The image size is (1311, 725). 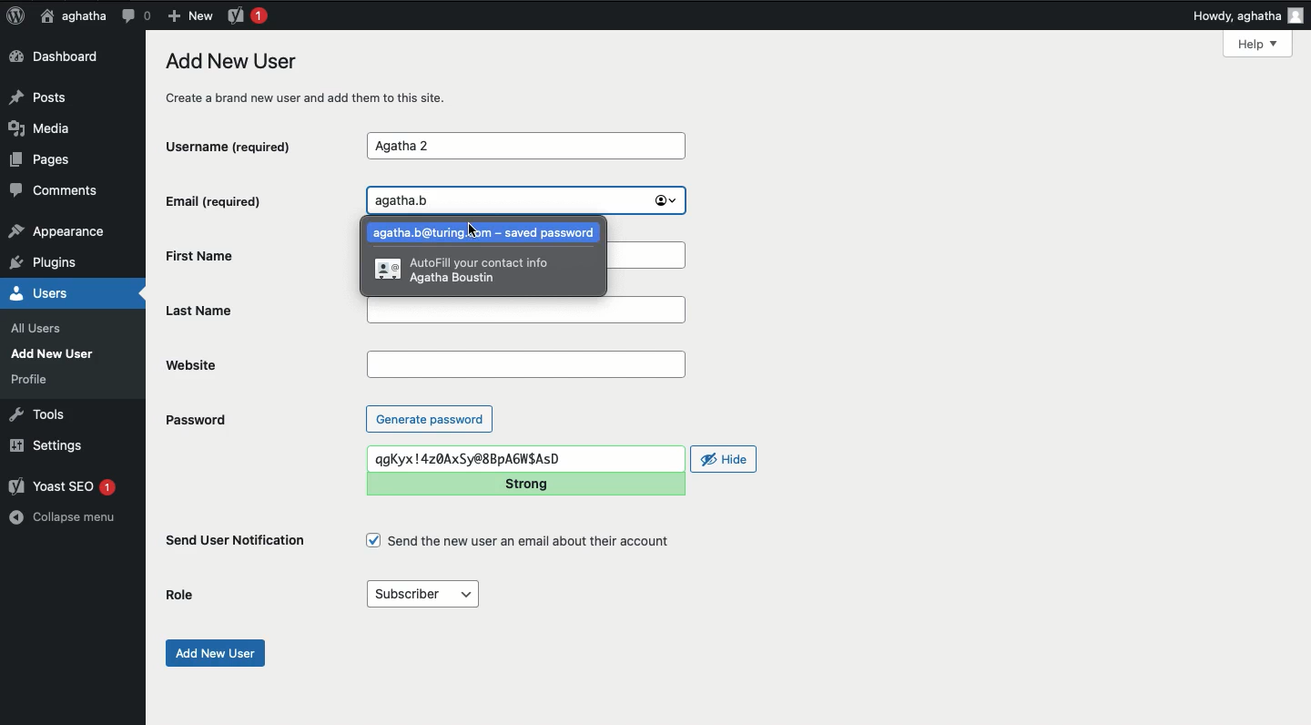 What do you see at coordinates (195, 420) in the screenshot?
I see `Password` at bounding box center [195, 420].